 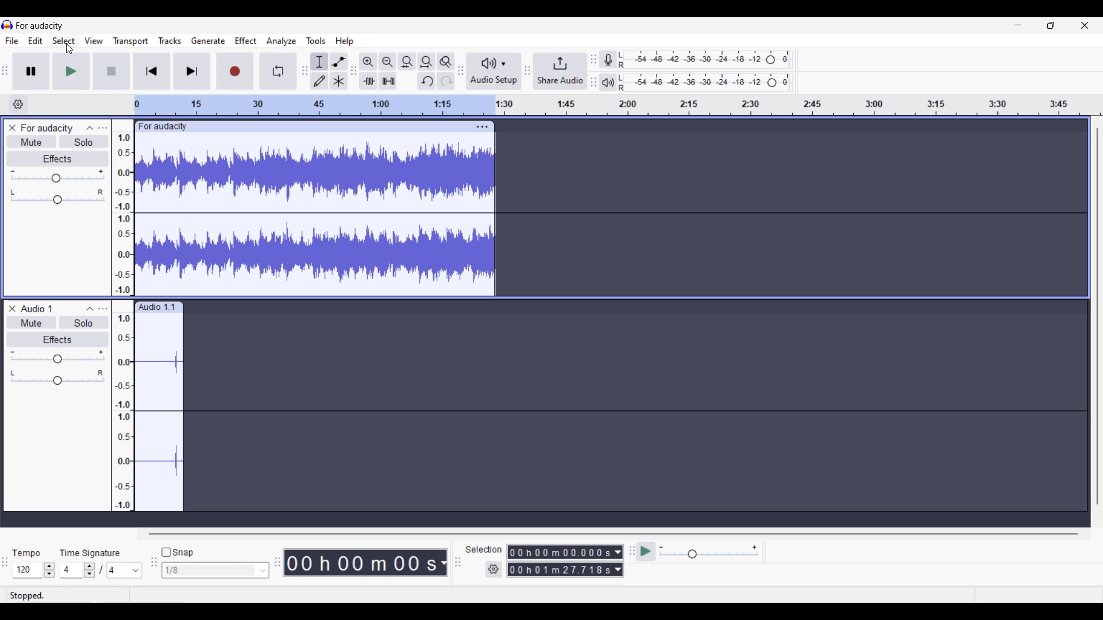 I want to click on Show interface in smaller tab, so click(x=1051, y=25).